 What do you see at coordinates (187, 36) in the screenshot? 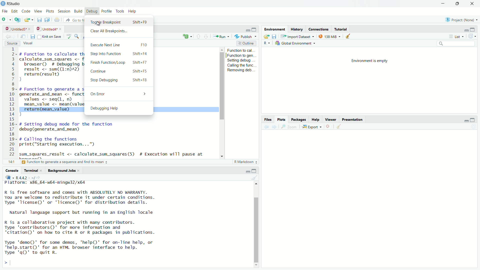
I see `c+` at bounding box center [187, 36].